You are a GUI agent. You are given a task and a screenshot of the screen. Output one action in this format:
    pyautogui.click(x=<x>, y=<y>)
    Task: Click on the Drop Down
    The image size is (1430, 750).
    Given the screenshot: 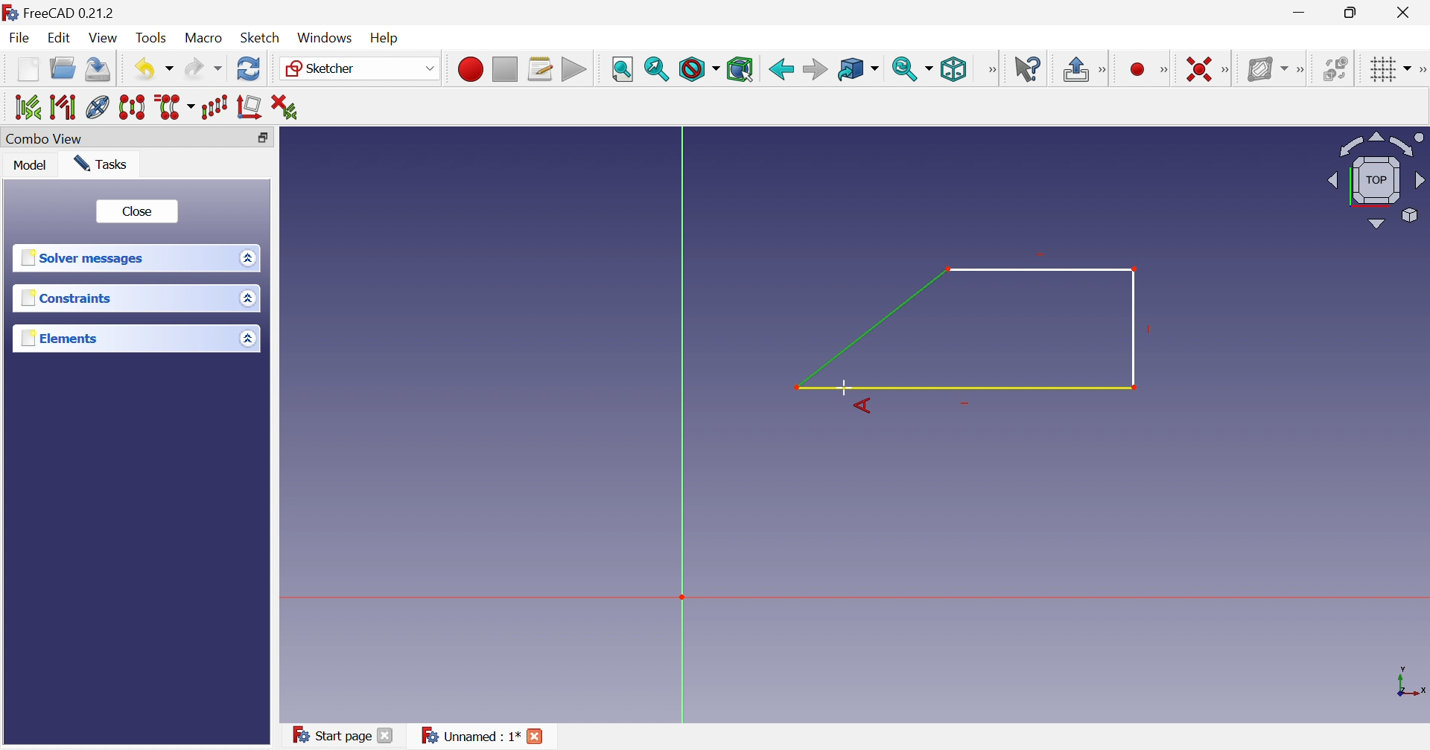 What is the action you would take?
    pyautogui.click(x=878, y=69)
    